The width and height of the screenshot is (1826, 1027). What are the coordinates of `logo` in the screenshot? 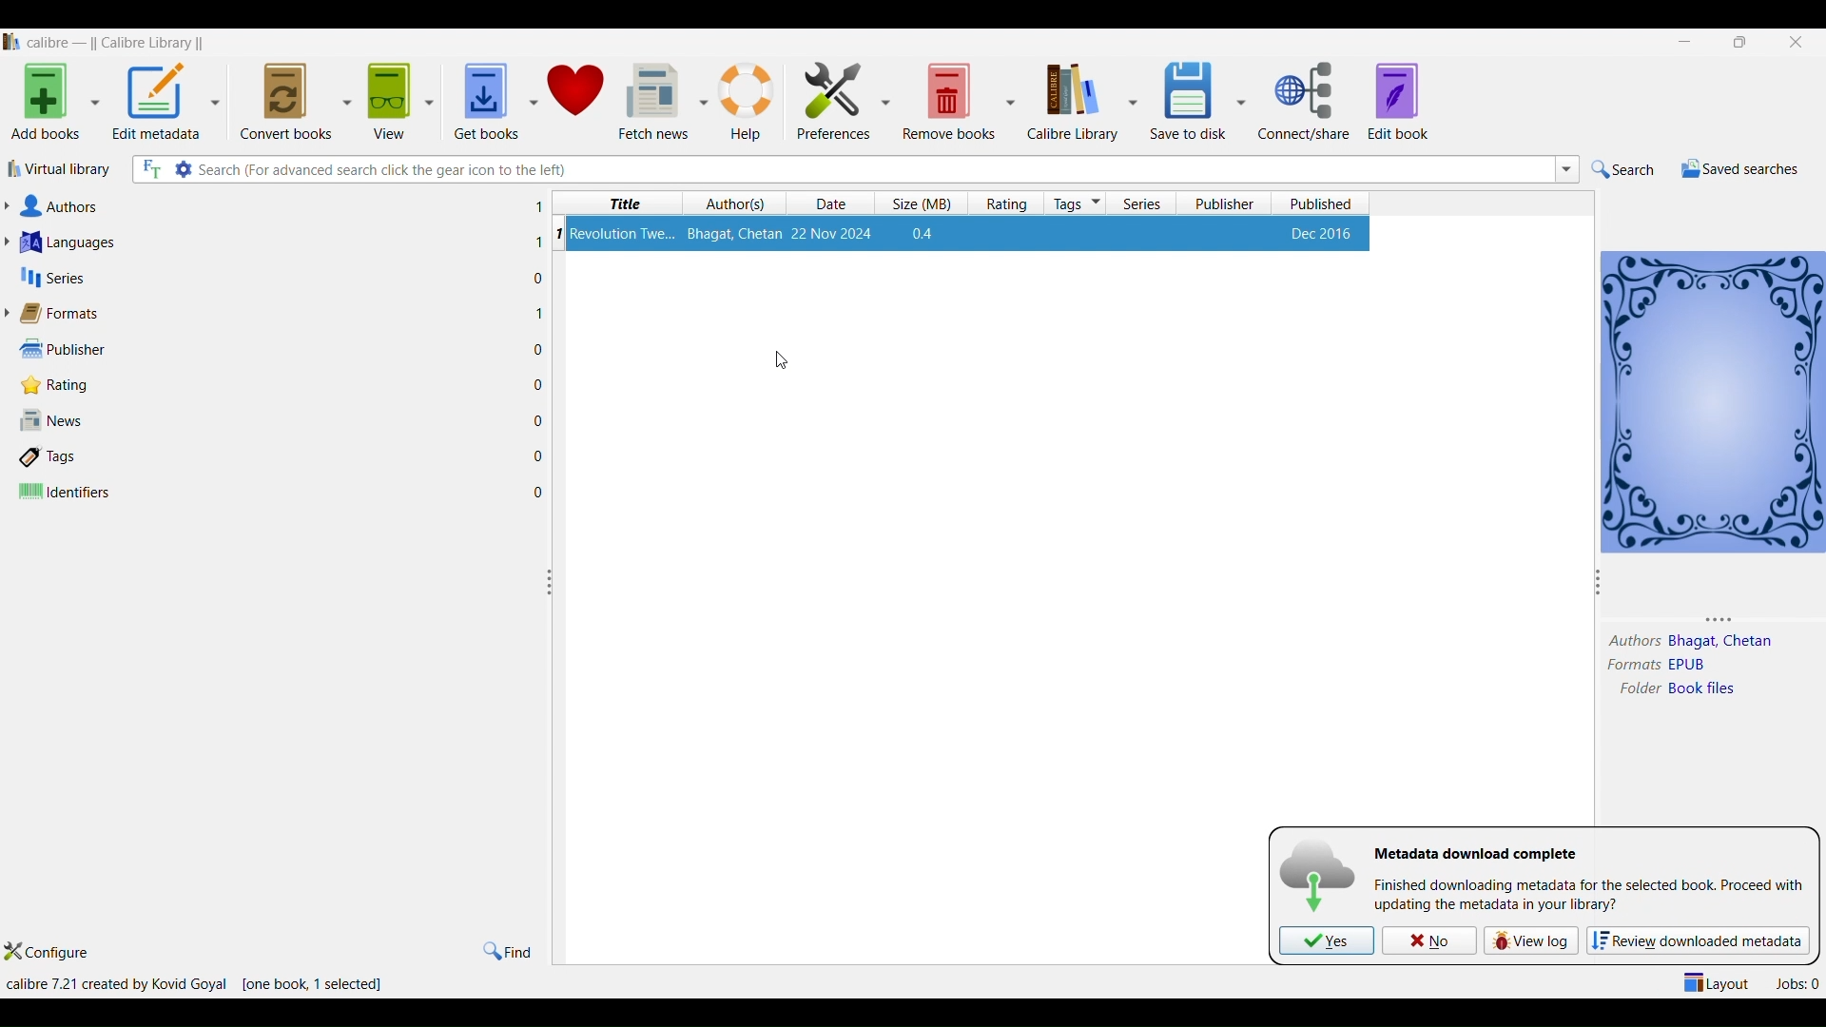 It's located at (11, 40).